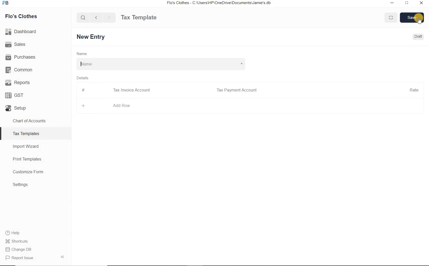 This screenshot has width=429, height=266. I want to click on Minimize, so click(392, 3).